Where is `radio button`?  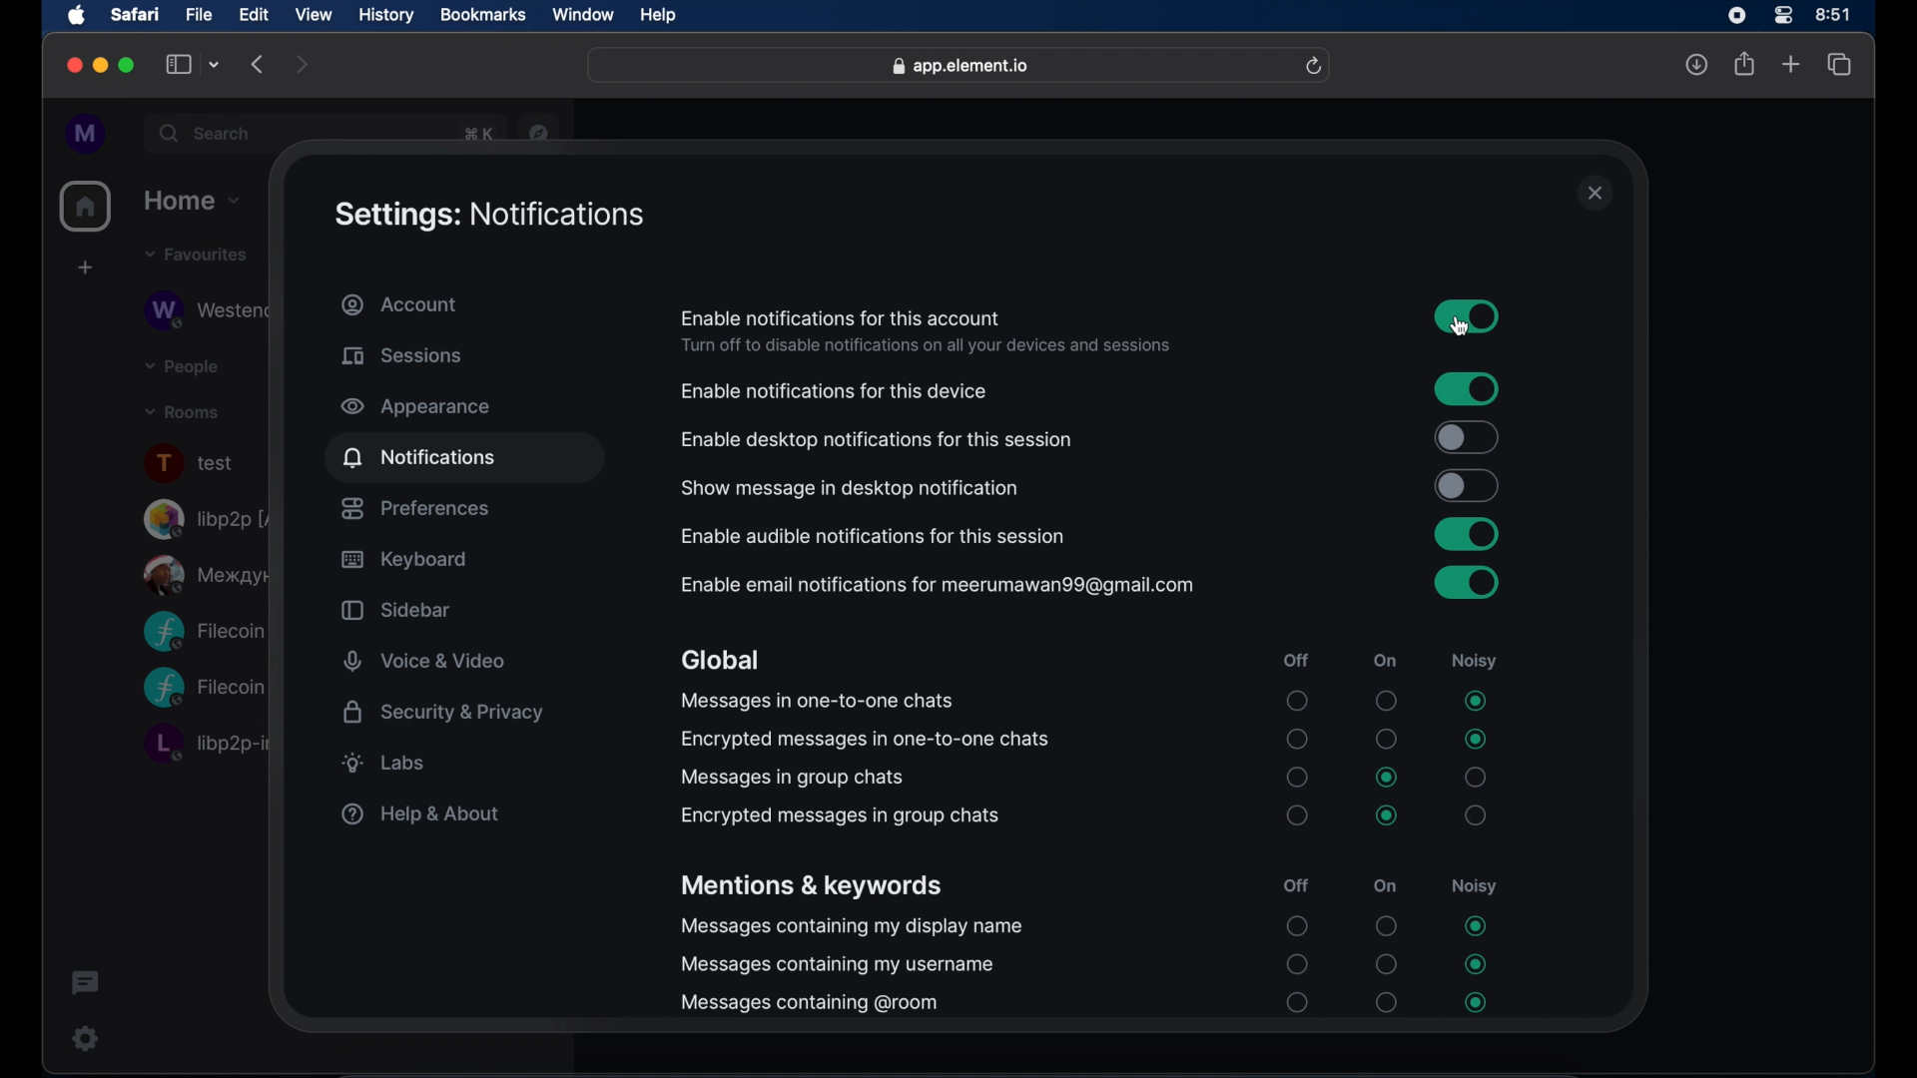 radio button is located at coordinates (1297, 740).